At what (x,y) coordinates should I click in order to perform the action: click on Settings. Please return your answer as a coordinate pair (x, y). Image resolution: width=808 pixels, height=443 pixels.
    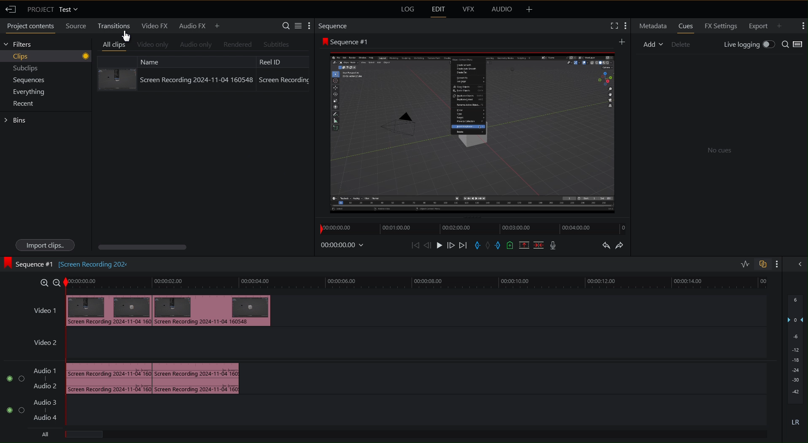
    Looking at the image, I should click on (618, 26).